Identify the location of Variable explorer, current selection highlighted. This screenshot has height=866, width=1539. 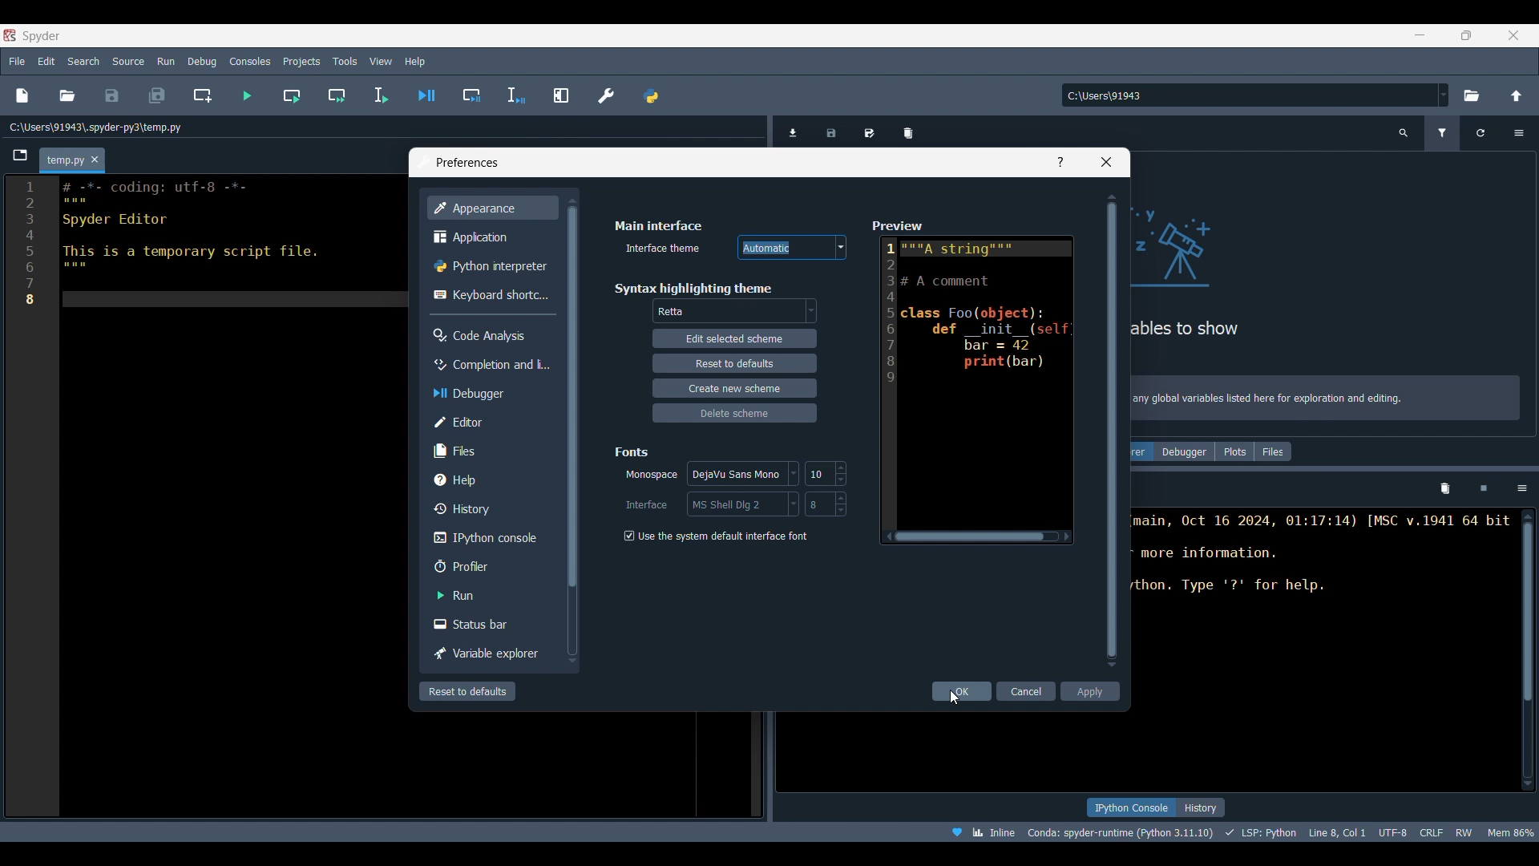
(1142, 451).